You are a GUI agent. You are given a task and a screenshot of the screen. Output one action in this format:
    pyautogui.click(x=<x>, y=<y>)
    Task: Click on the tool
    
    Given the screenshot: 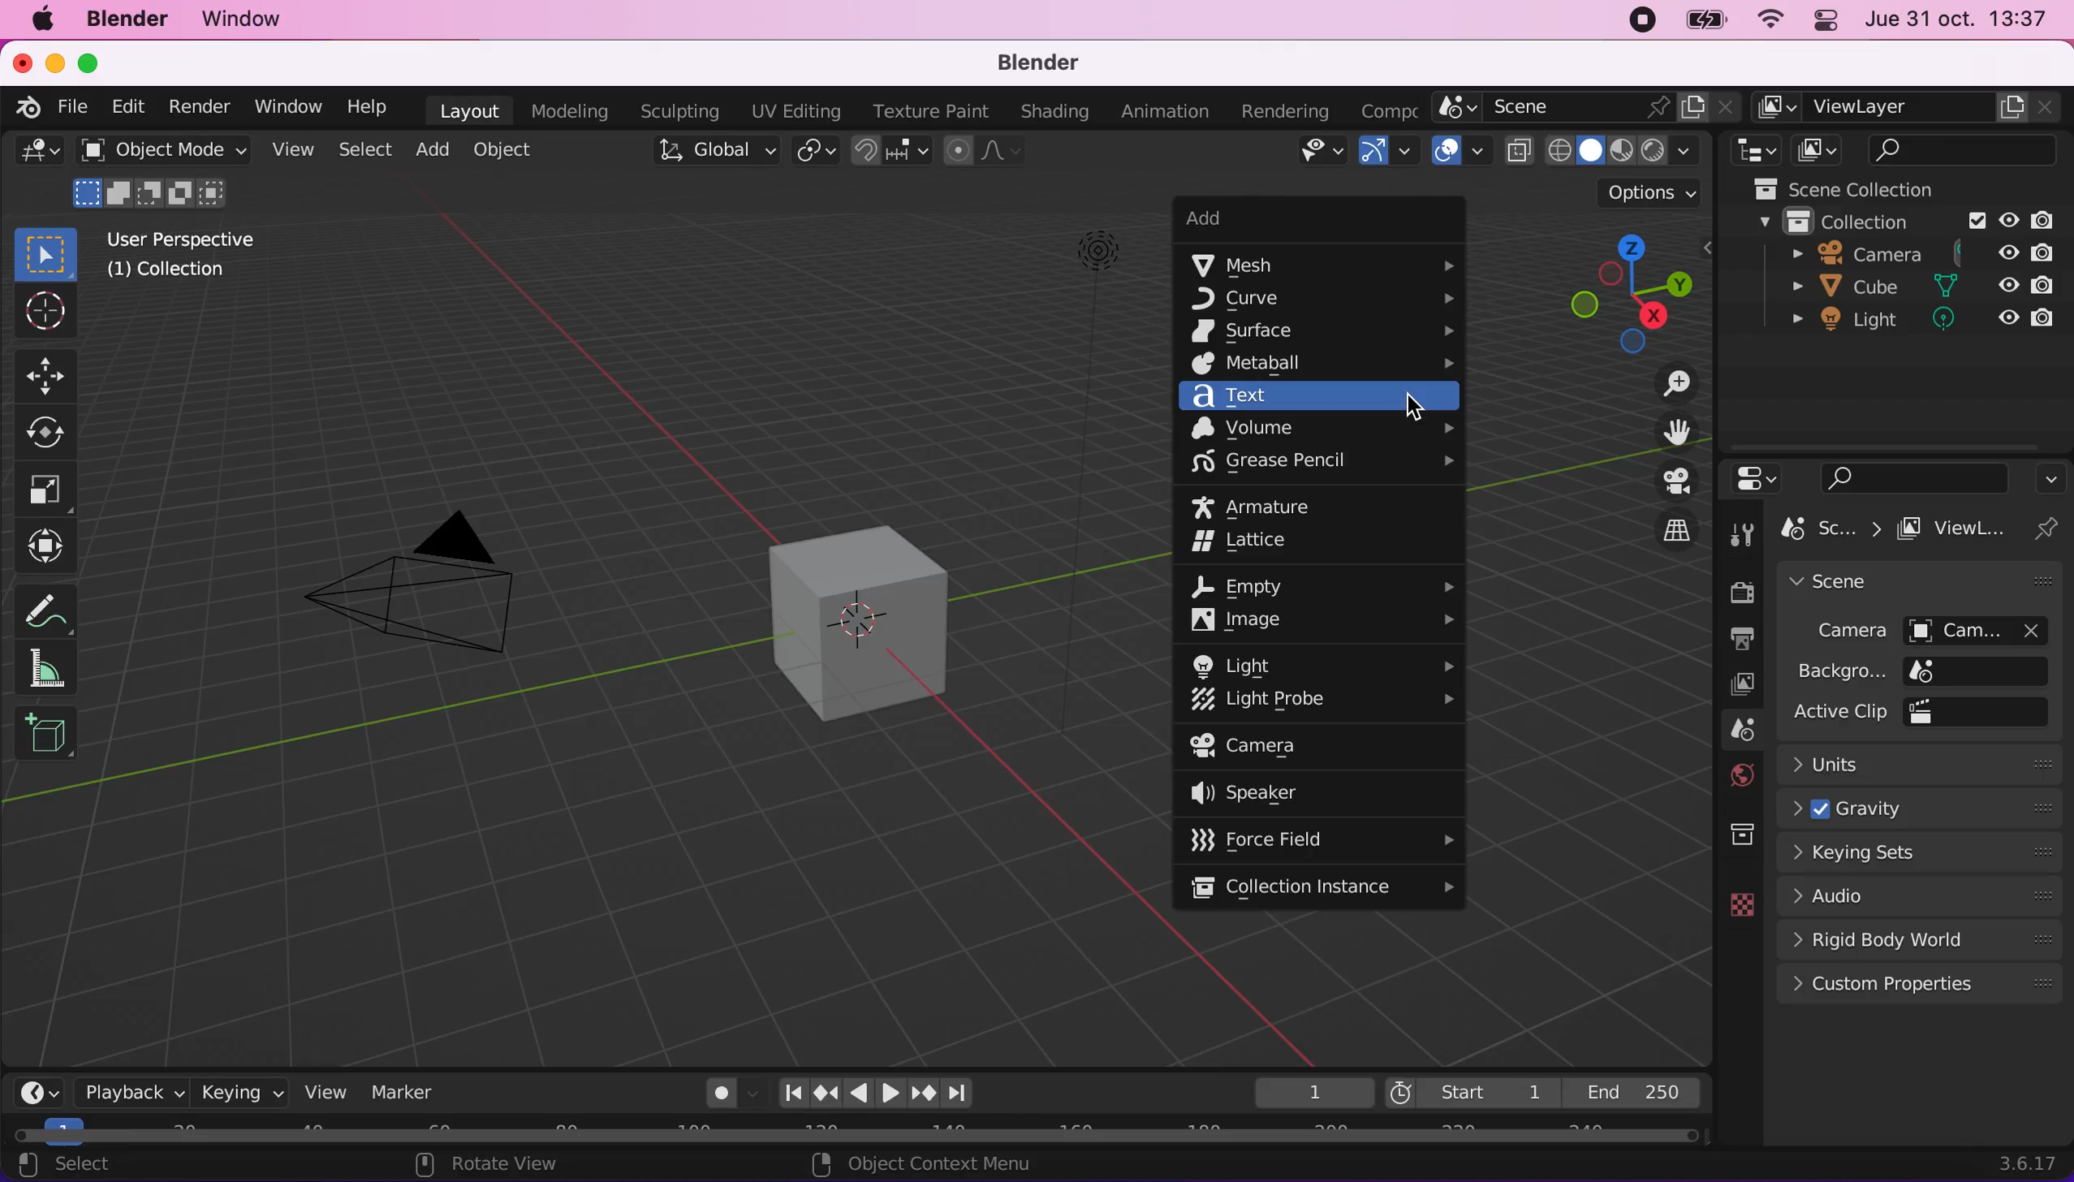 What is the action you would take?
    pyautogui.click(x=1742, y=531)
    